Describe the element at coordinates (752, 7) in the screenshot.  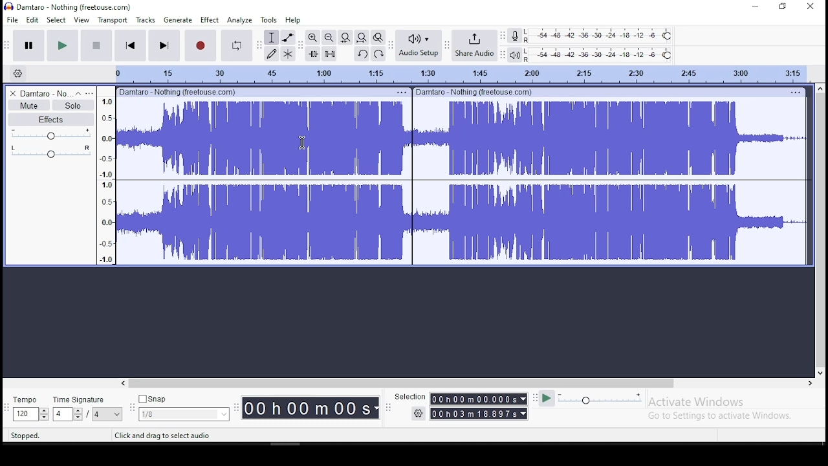
I see `minimize` at that location.